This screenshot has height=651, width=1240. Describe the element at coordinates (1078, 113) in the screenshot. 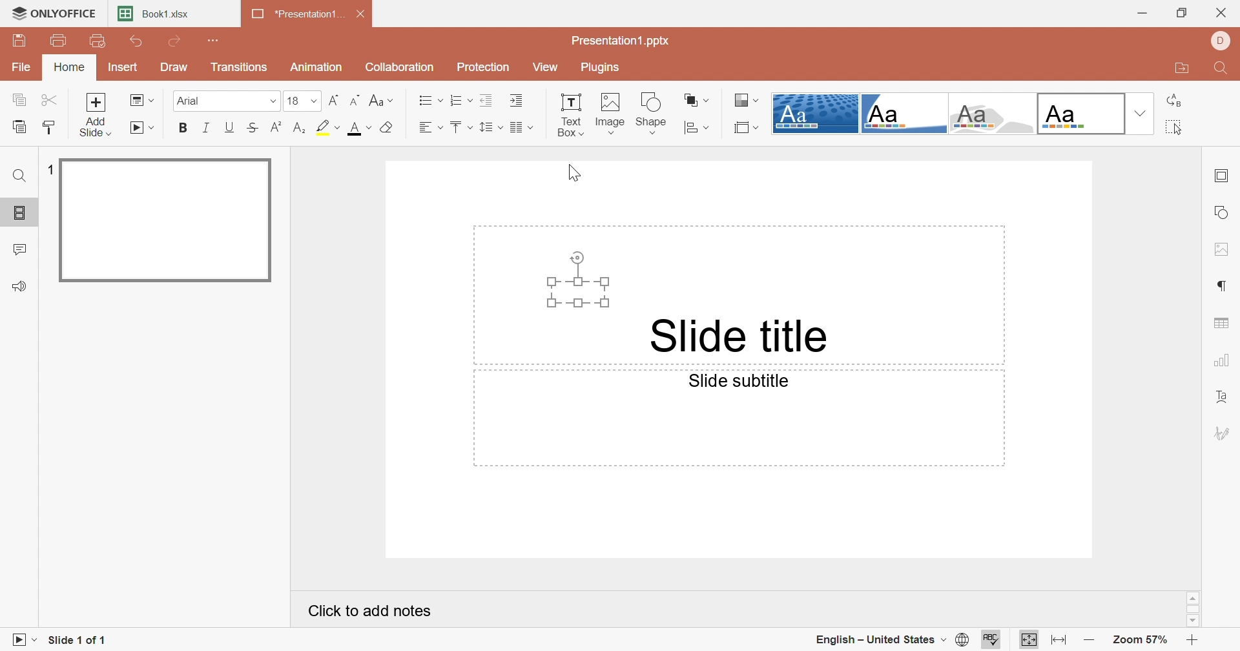

I see `Office theme` at that location.